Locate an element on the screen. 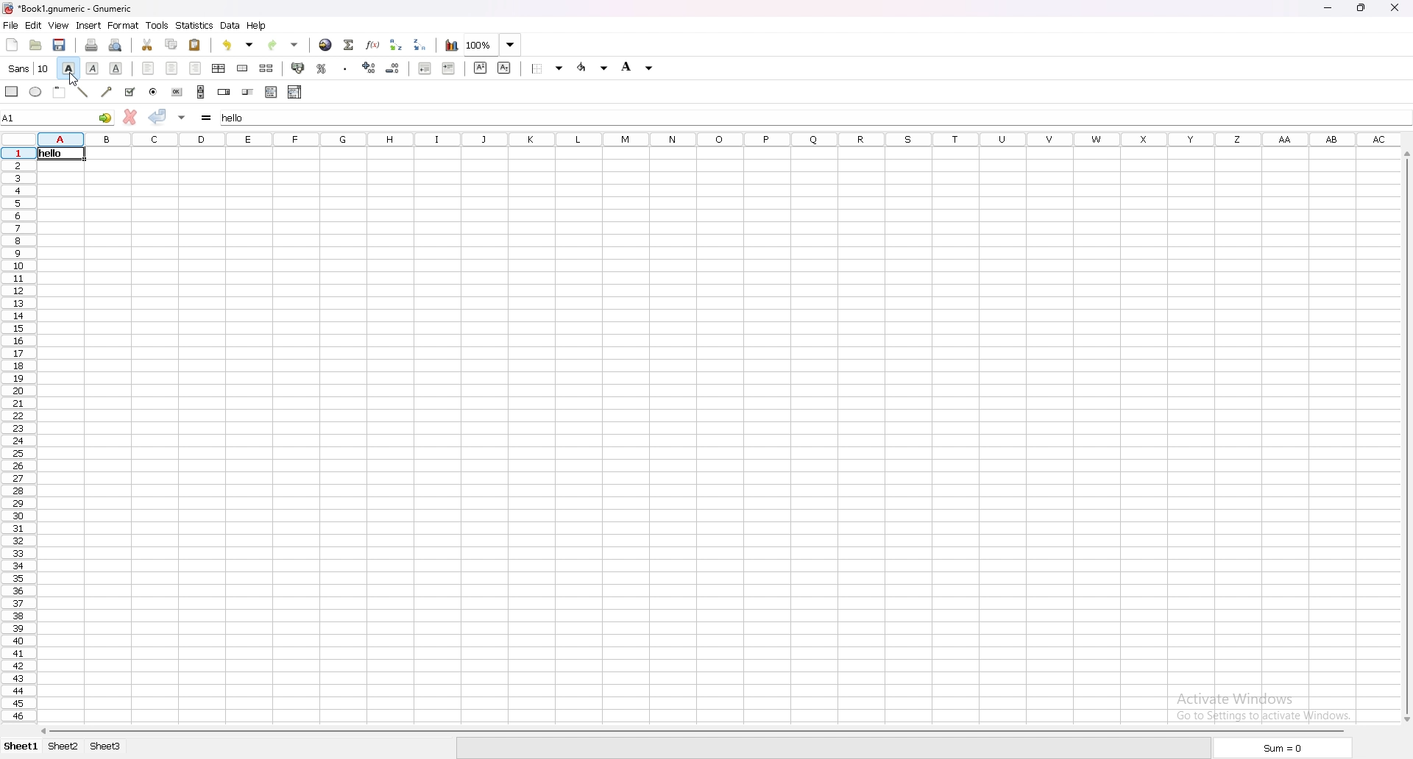  view is located at coordinates (58, 25).